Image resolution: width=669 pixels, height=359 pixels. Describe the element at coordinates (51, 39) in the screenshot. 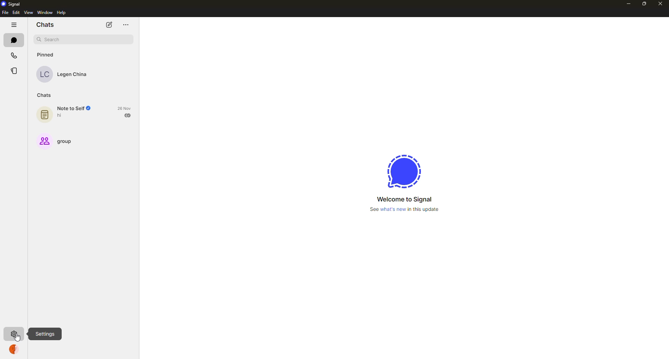

I see `search` at that location.